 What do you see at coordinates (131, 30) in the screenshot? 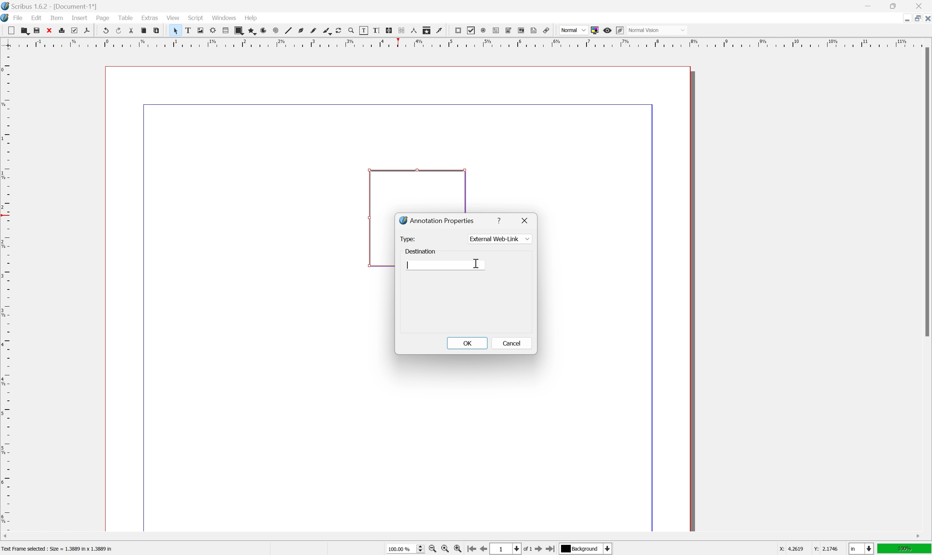
I see `cut` at bounding box center [131, 30].